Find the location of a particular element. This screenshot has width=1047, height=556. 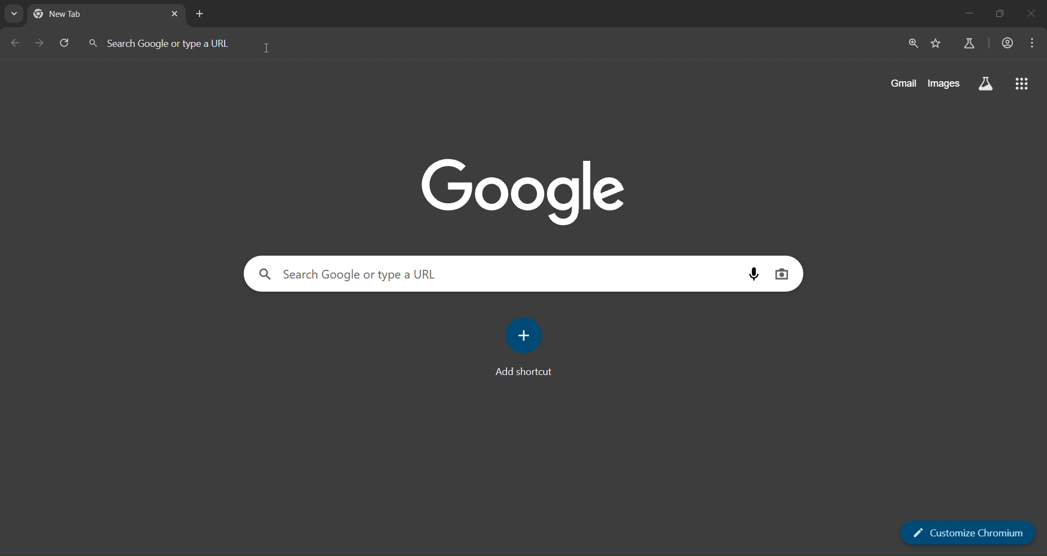

refresh is located at coordinates (64, 44).